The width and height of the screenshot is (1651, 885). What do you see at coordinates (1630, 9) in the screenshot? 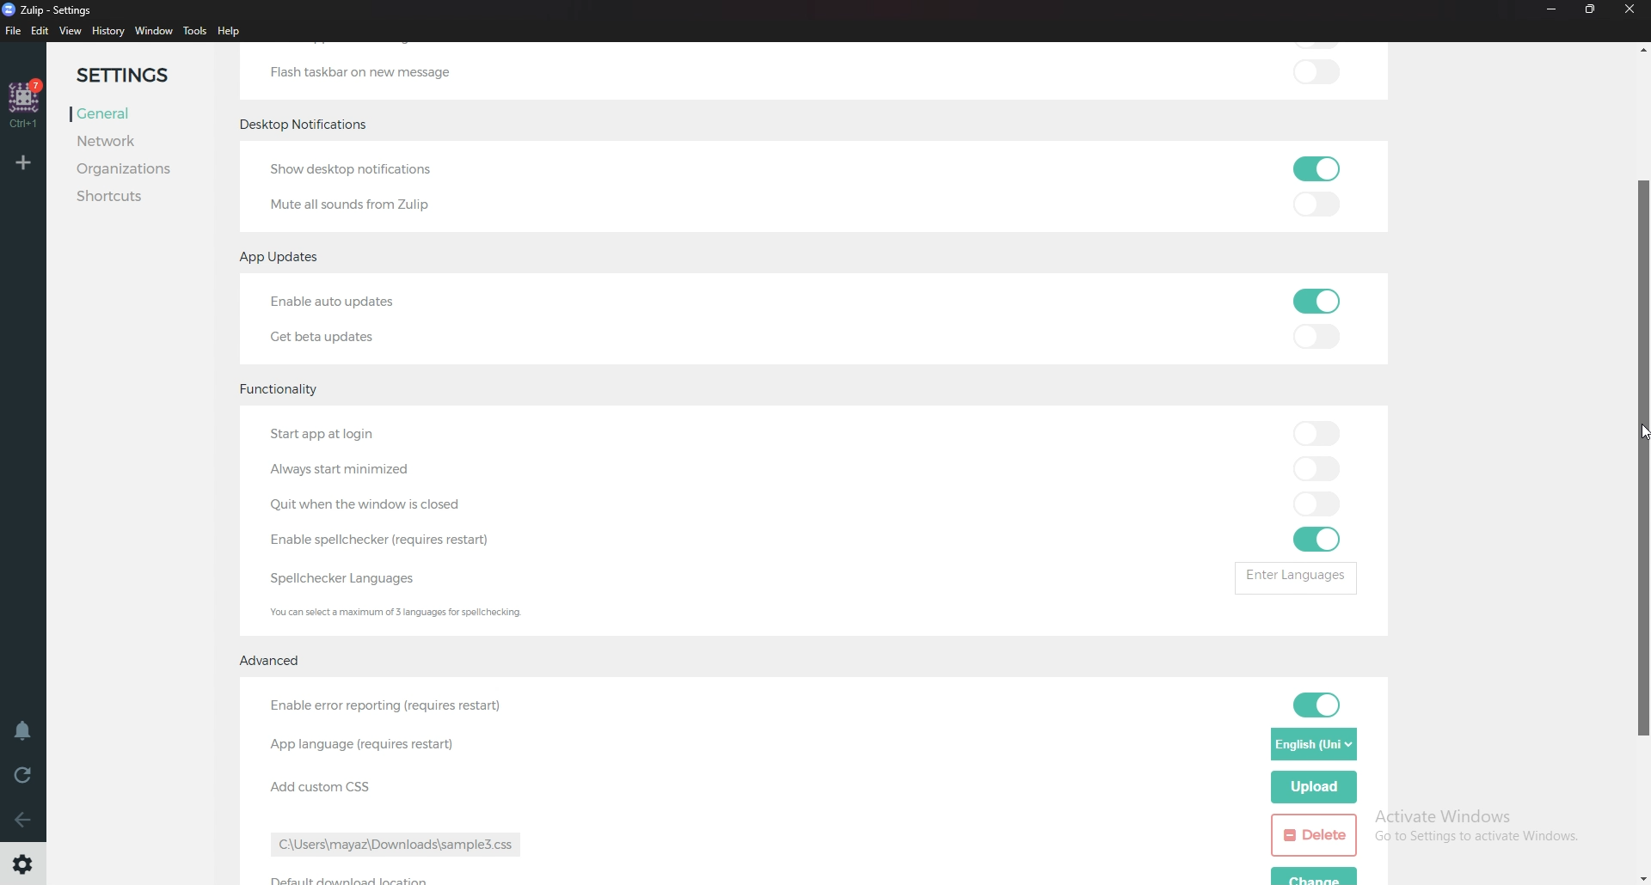
I see `Close` at bounding box center [1630, 9].